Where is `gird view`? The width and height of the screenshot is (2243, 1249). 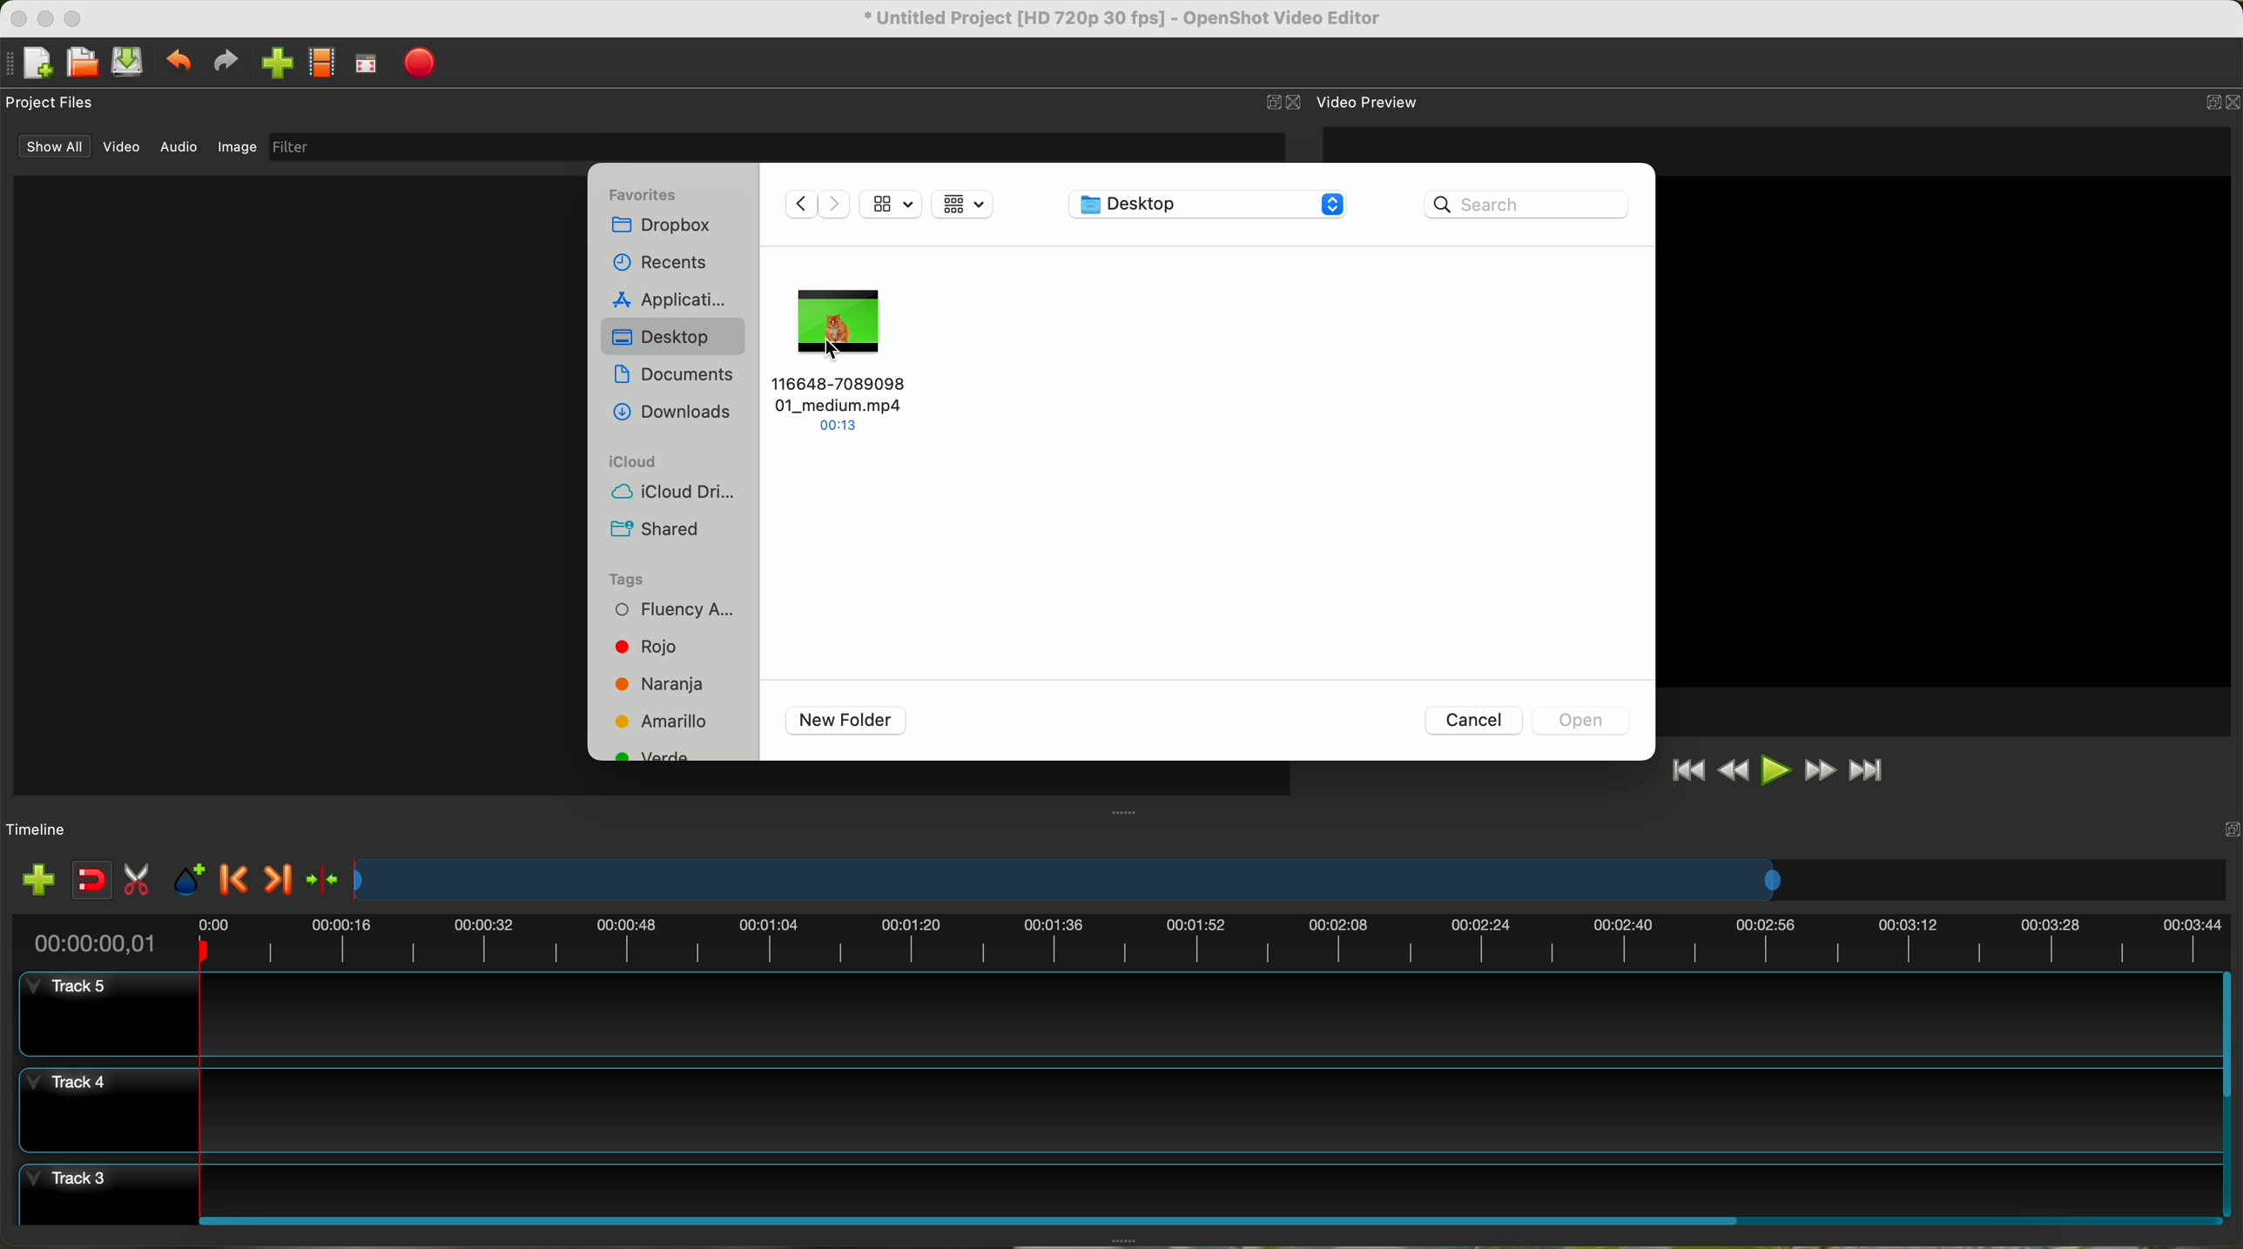 gird view is located at coordinates (892, 202).